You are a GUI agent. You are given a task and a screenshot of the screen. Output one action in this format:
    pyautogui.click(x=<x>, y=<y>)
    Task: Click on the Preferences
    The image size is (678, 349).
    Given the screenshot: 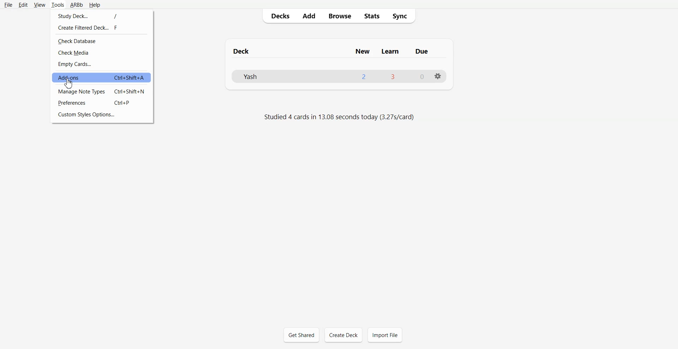 What is the action you would take?
    pyautogui.click(x=103, y=103)
    